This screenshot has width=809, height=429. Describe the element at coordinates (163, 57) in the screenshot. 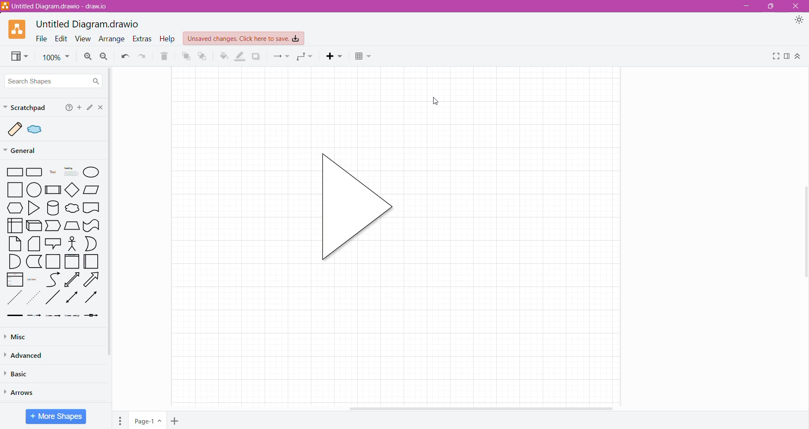

I see `Delete` at that location.